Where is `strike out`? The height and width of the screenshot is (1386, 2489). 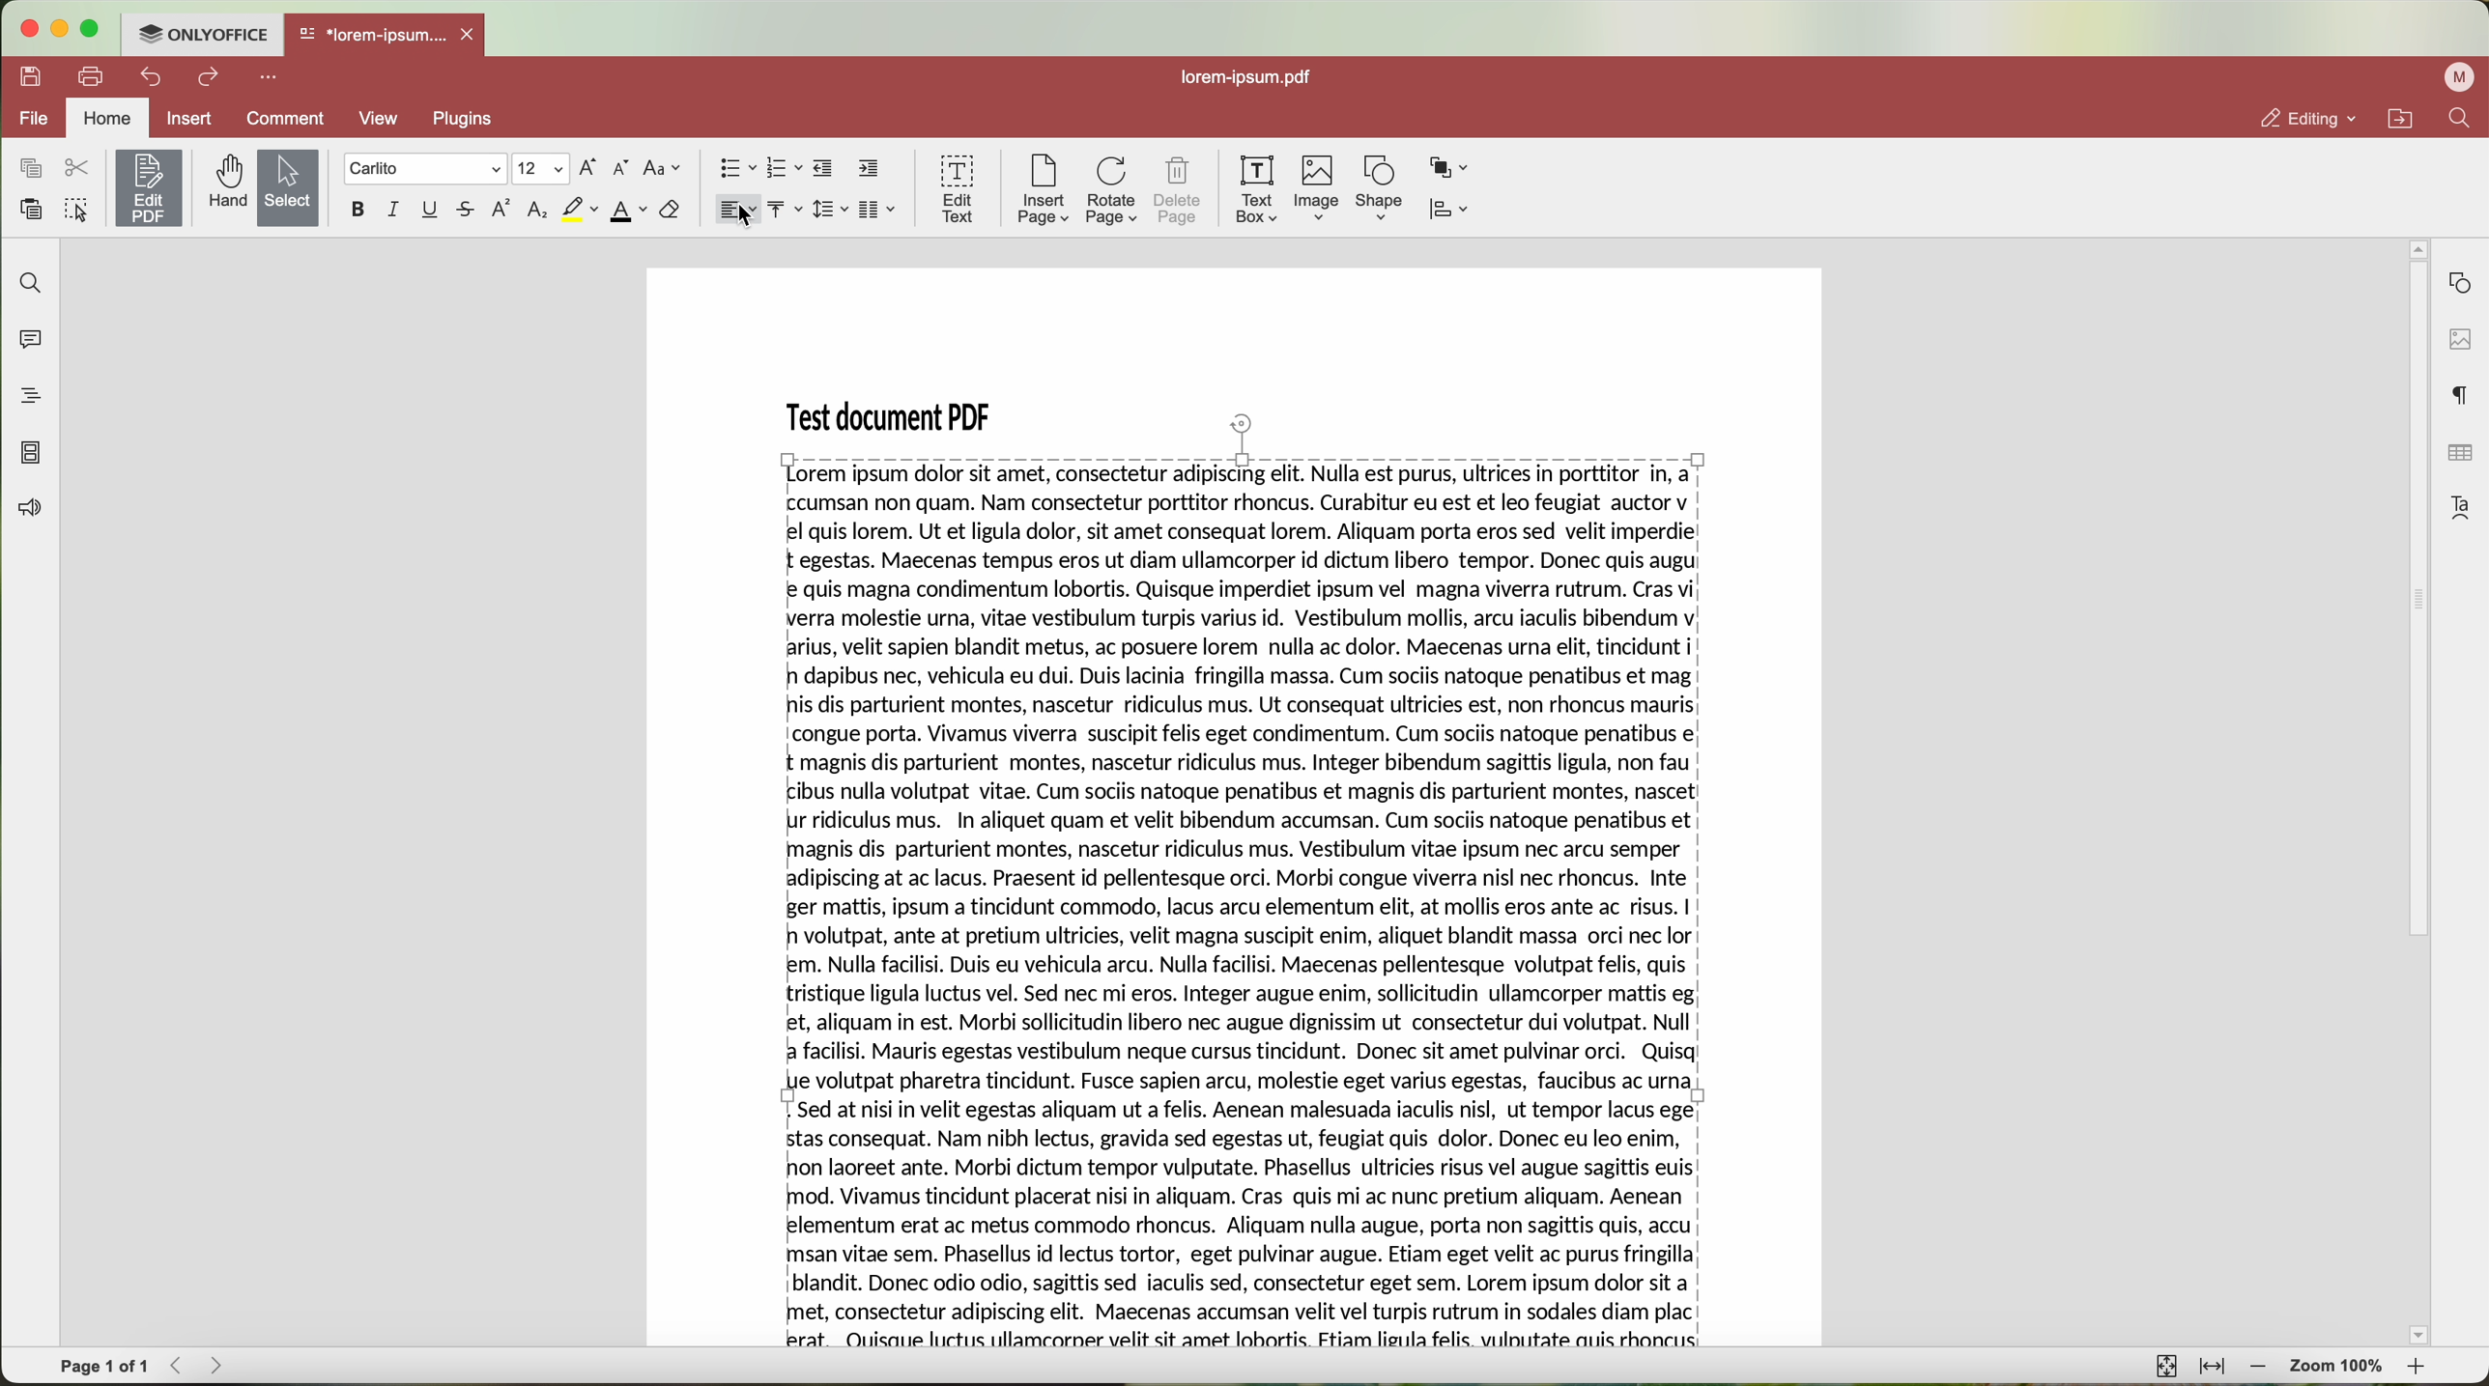 strike out is located at coordinates (471, 210).